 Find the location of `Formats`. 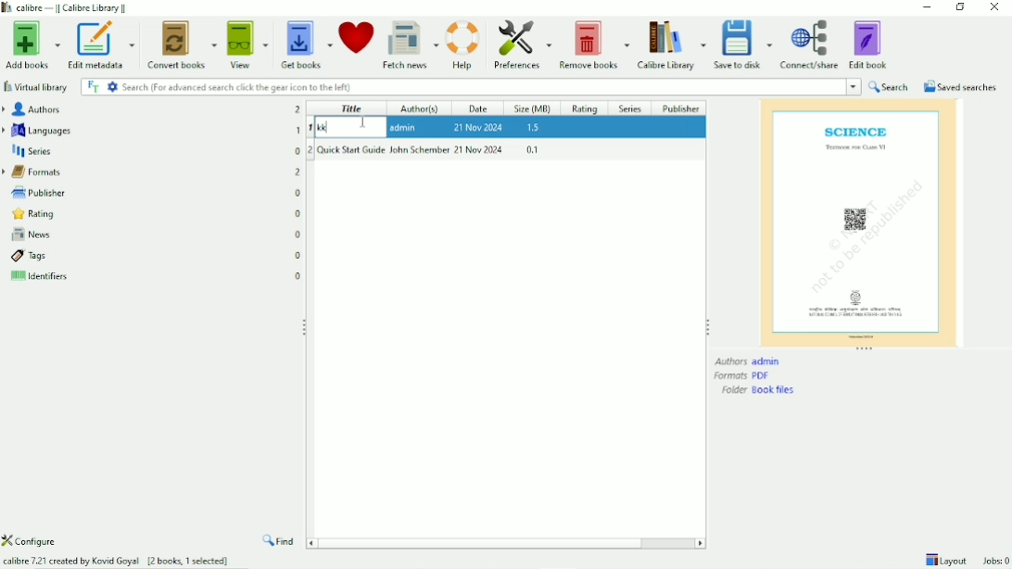

Formats is located at coordinates (35, 172).